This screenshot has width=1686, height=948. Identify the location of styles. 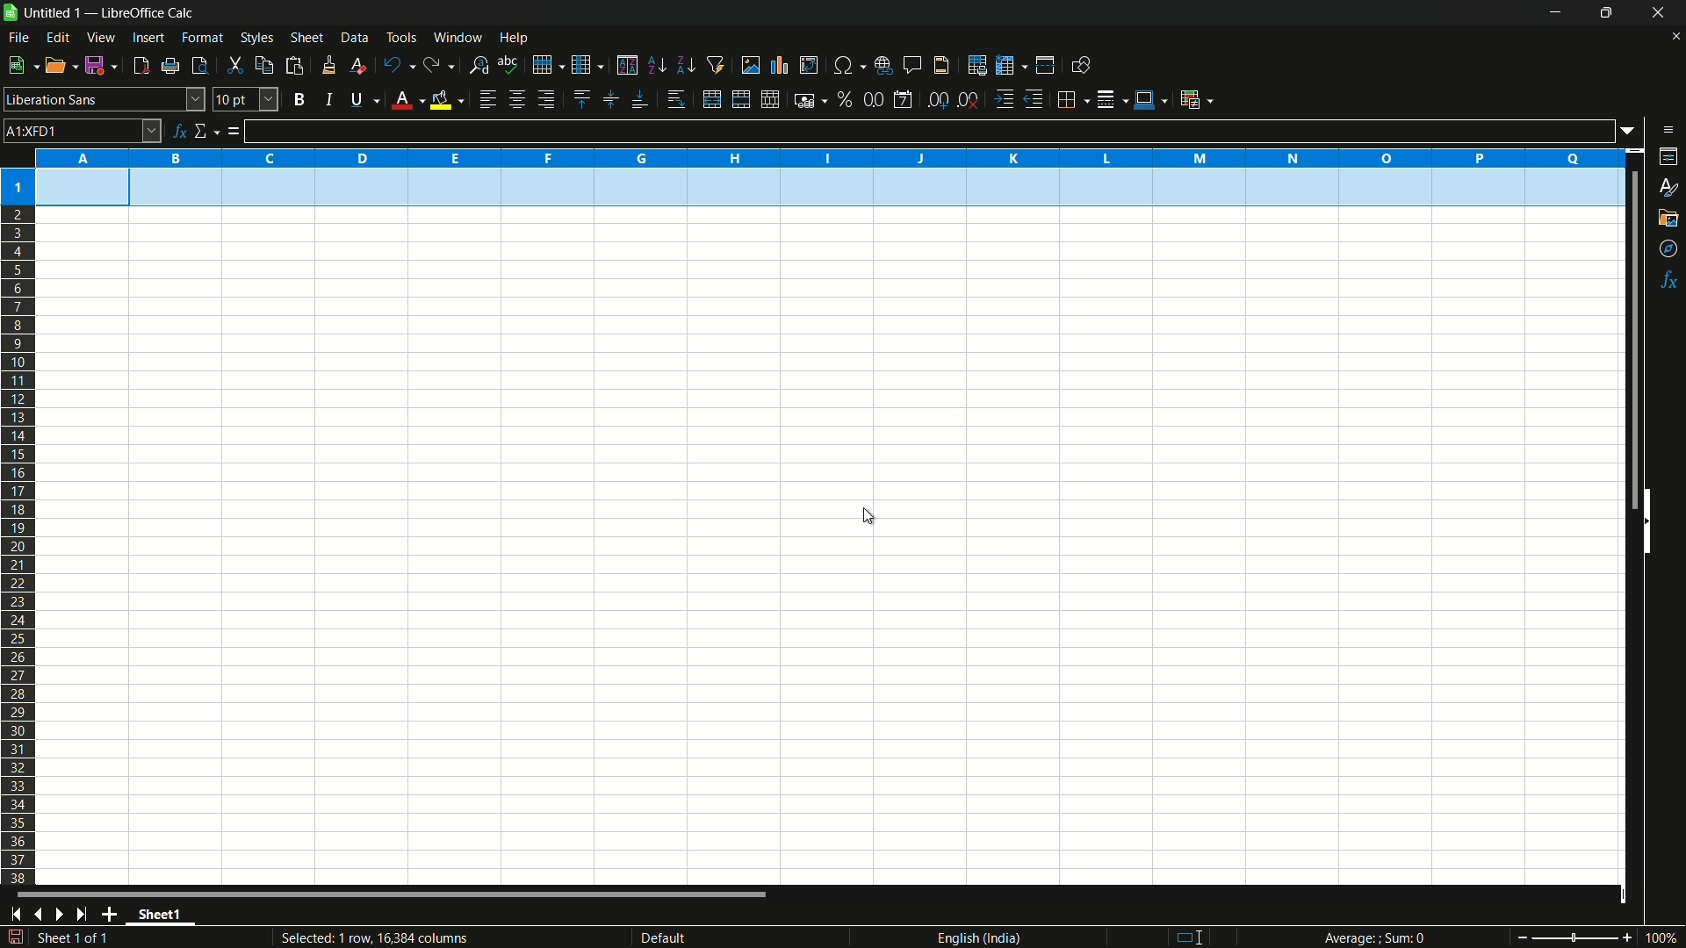
(1667, 189).